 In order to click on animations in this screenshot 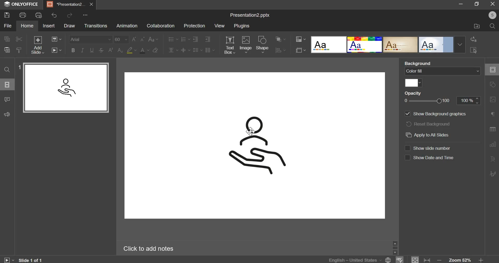, I will do `click(126, 26)`.